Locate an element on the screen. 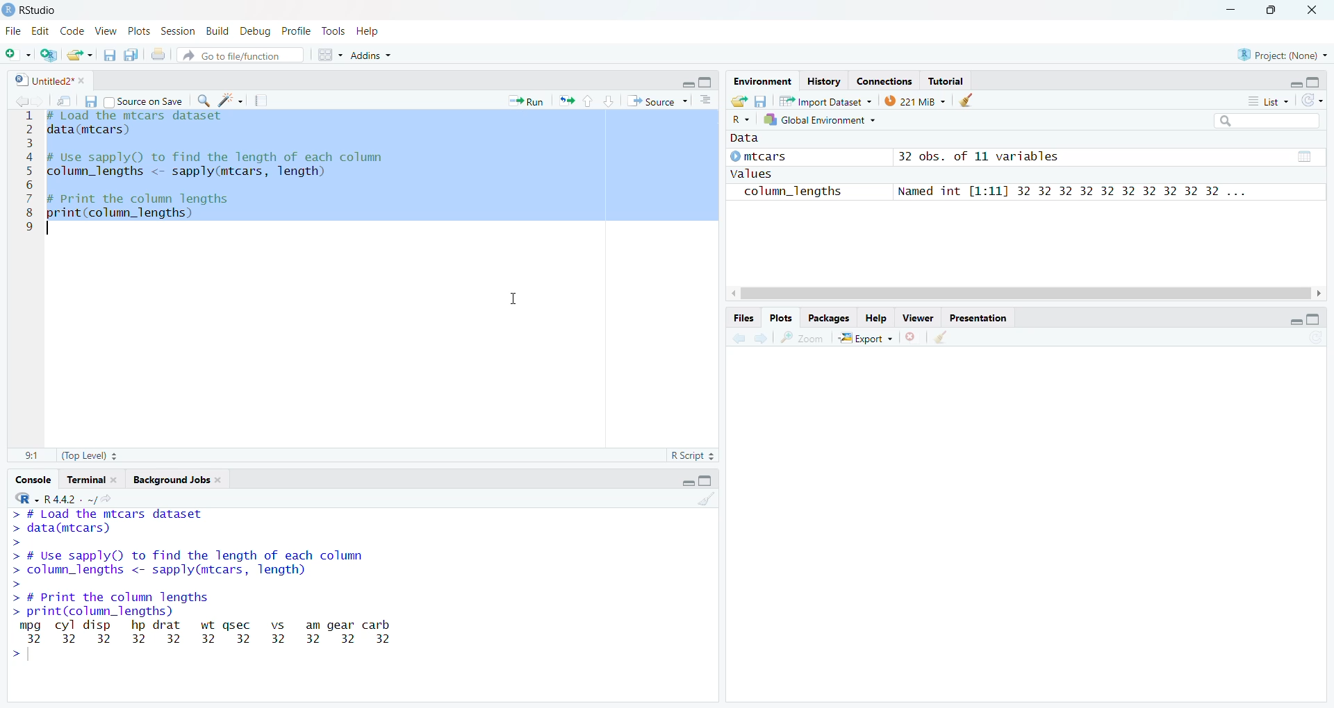 The width and height of the screenshot is (1334, 708). Show document outline is located at coordinates (708, 101).